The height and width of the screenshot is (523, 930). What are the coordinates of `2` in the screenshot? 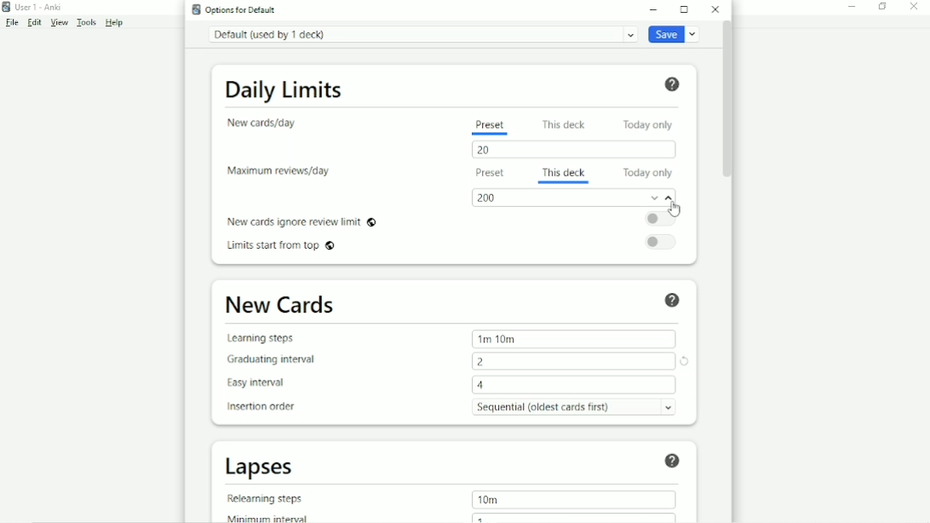 It's located at (482, 361).